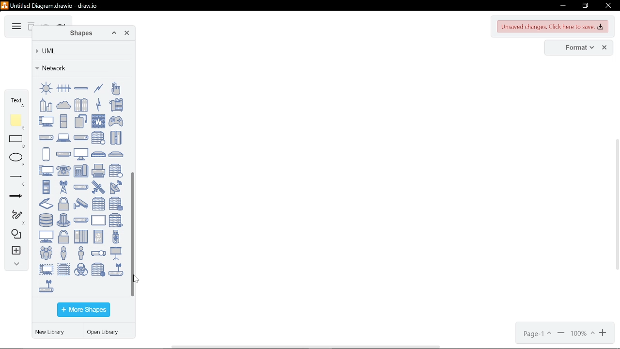  What do you see at coordinates (63, 220) in the screenshot?
I see `supercomputer` at bounding box center [63, 220].